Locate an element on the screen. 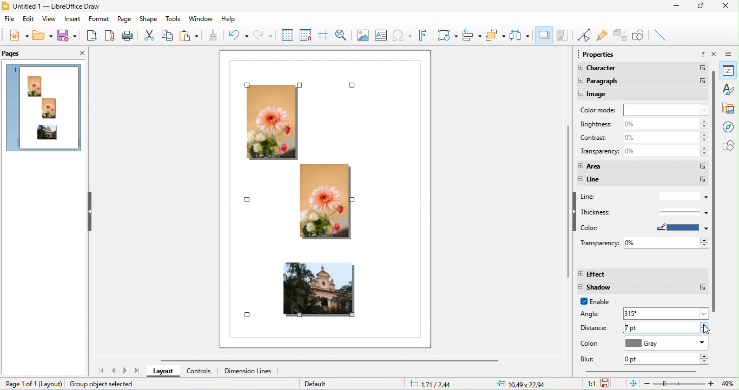  tools is located at coordinates (173, 19).